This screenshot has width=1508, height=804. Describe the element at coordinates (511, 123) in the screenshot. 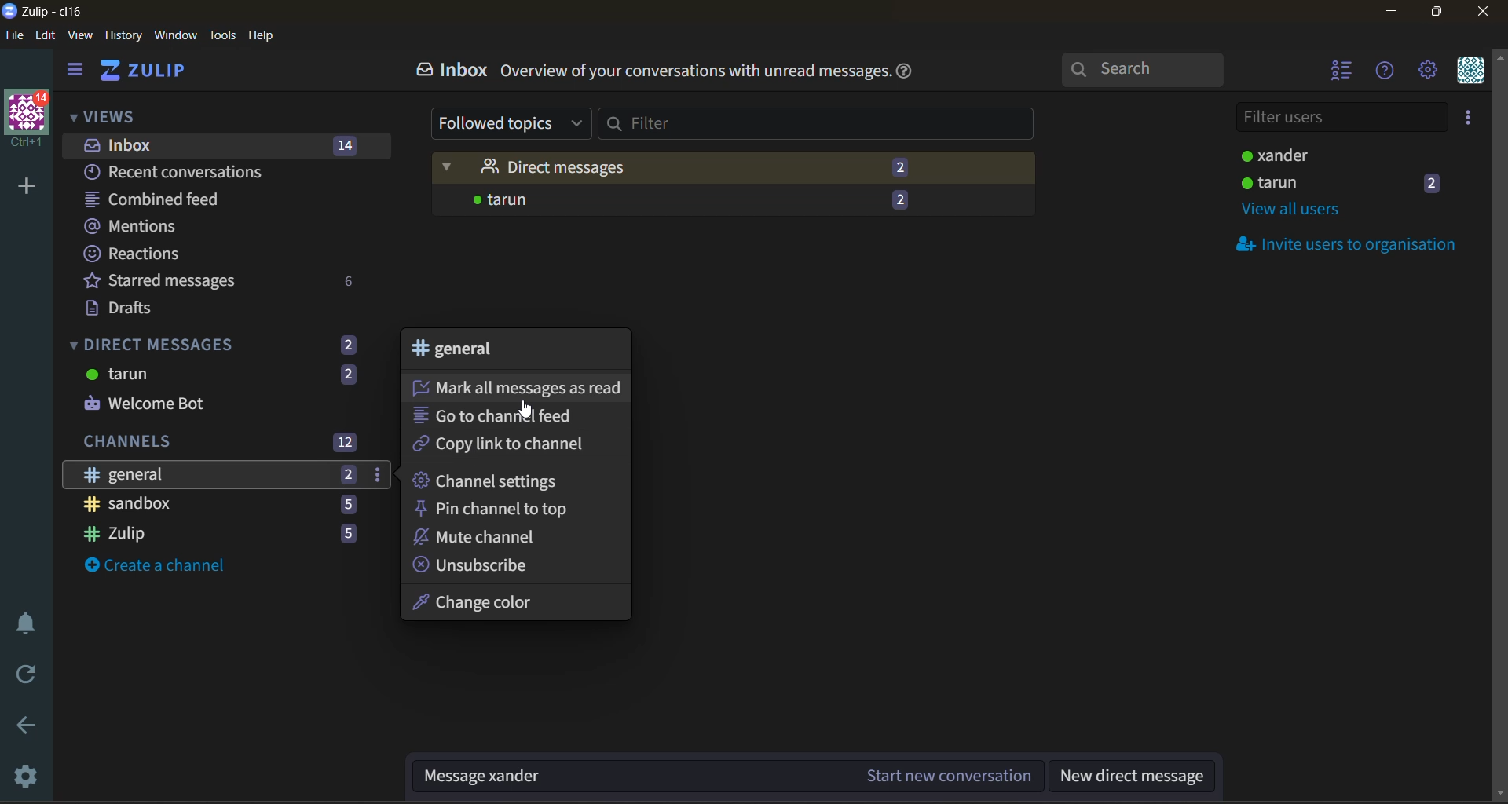

I see `followed topics` at that location.